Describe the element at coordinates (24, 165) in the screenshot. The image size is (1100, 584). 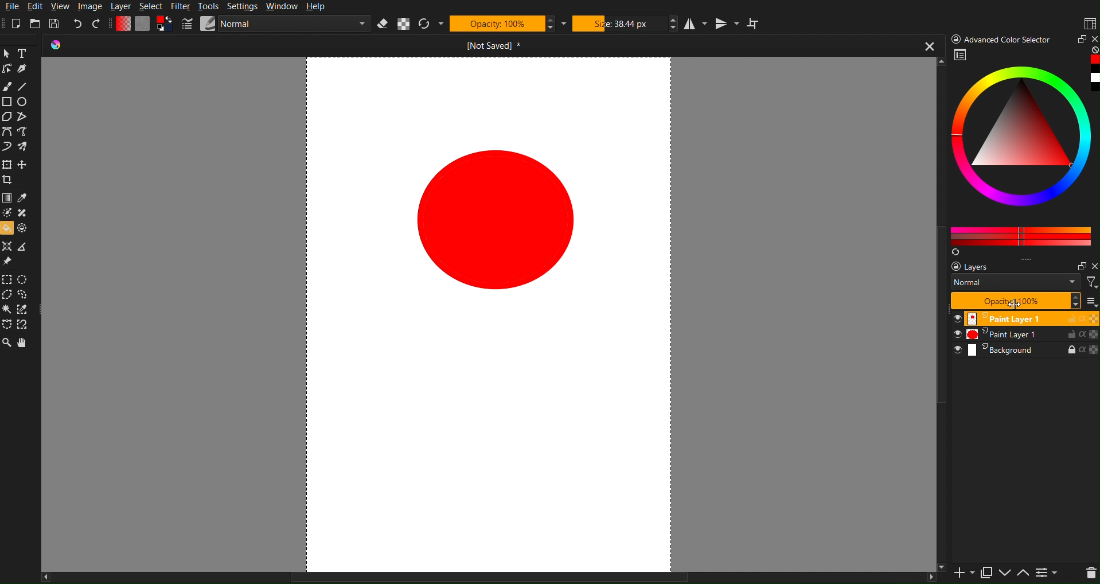
I see `Move Layer` at that location.